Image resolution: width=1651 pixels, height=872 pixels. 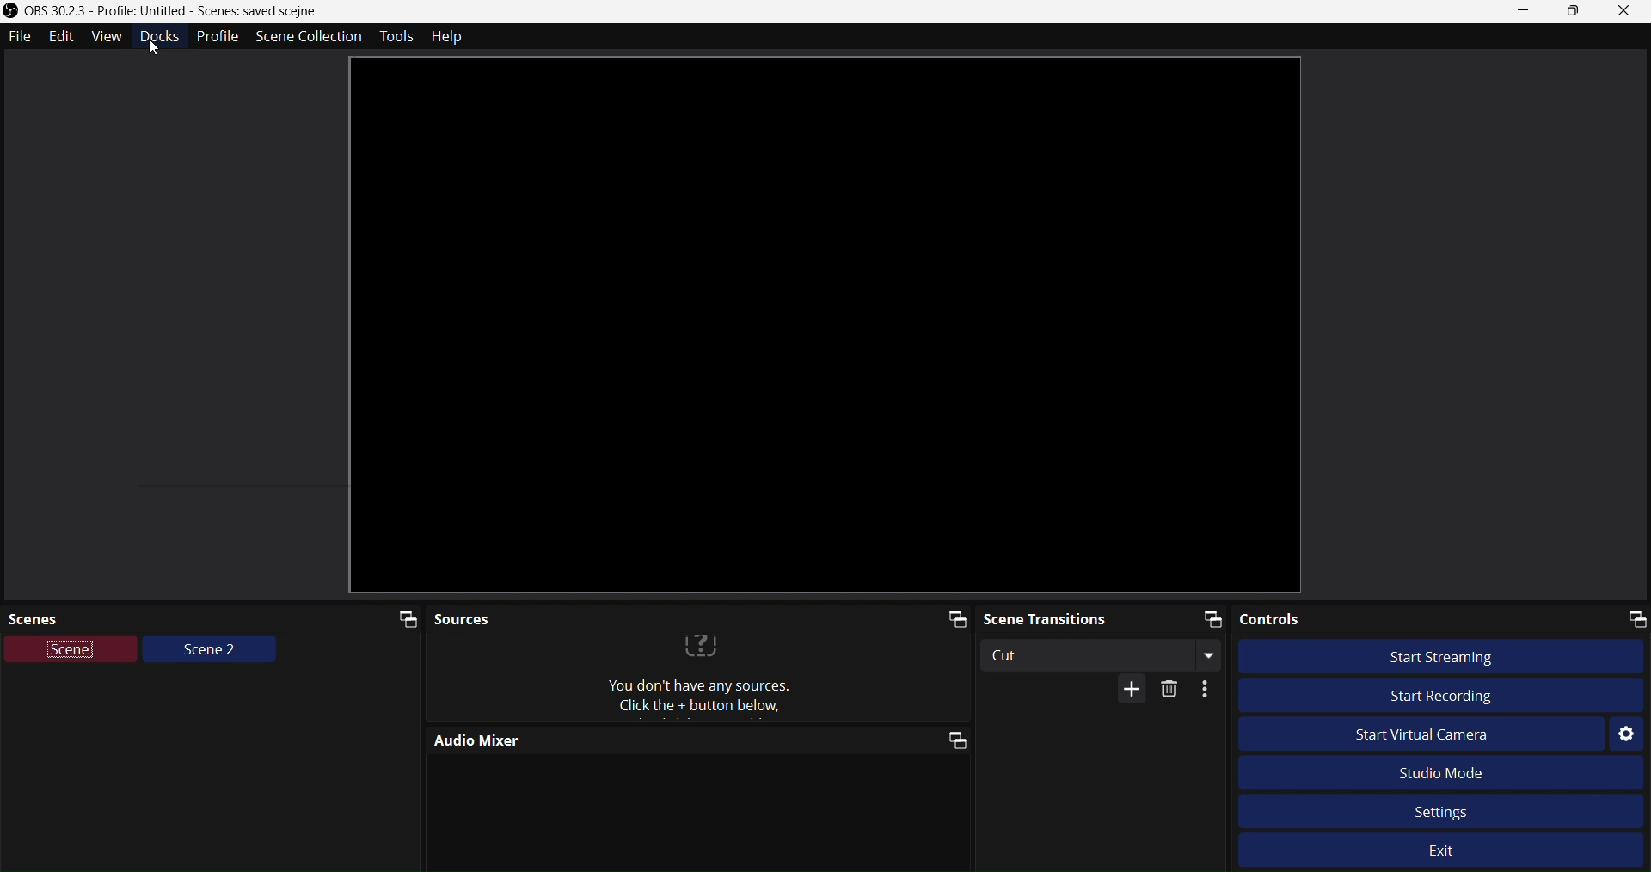 I want to click on more options, so click(x=1212, y=656).